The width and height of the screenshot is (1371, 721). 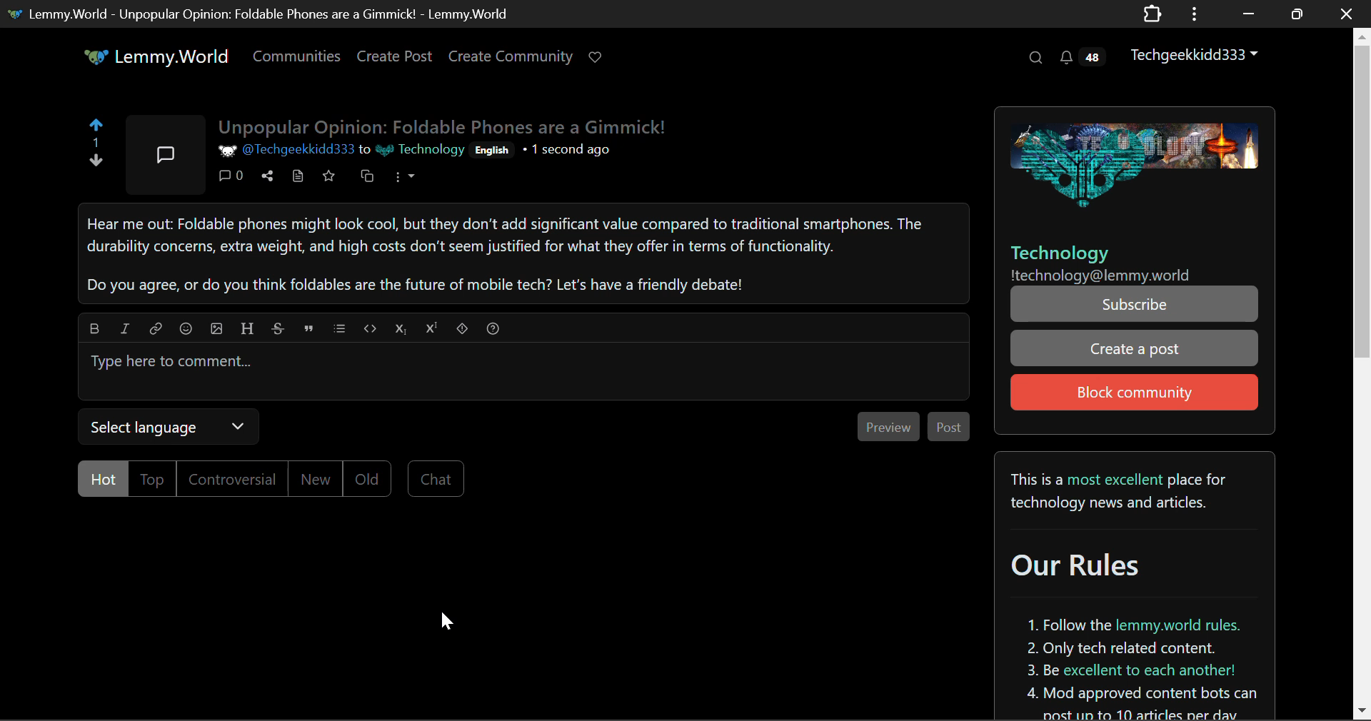 What do you see at coordinates (887, 426) in the screenshot?
I see `Comment Preview` at bounding box center [887, 426].